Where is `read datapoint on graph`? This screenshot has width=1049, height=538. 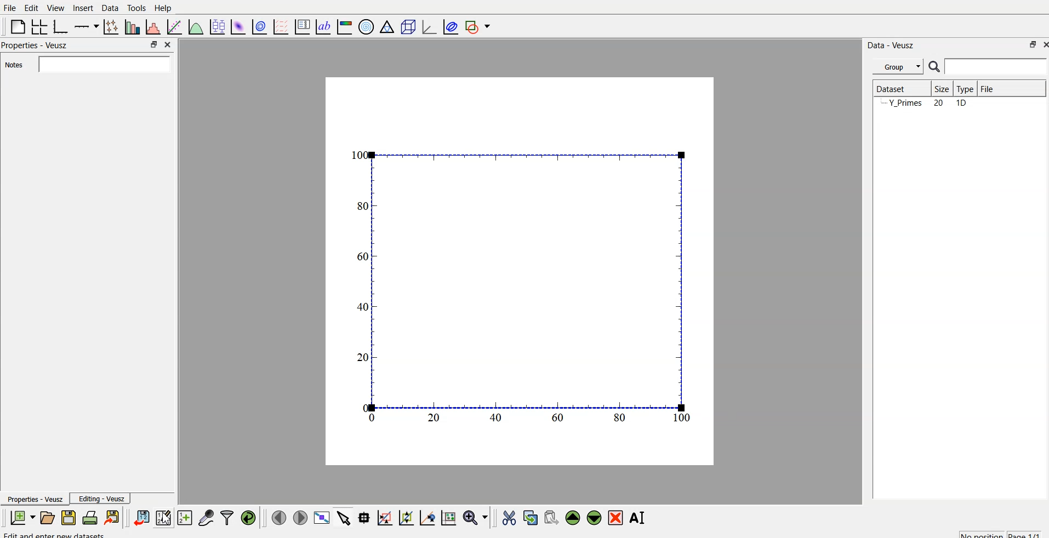
read datapoint on graph is located at coordinates (363, 518).